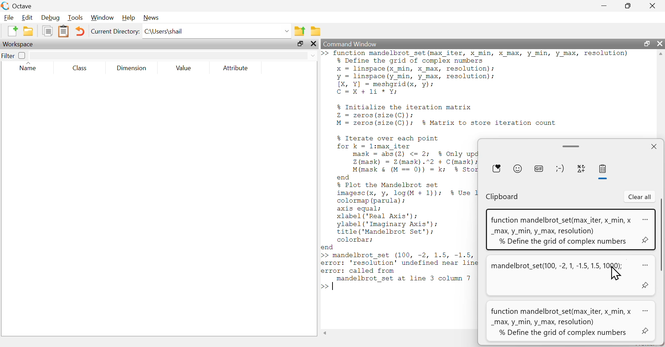  What do you see at coordinates (326, 332) in the screenshot?
I see `Scrollbar left` at bounding box center [326, 332].